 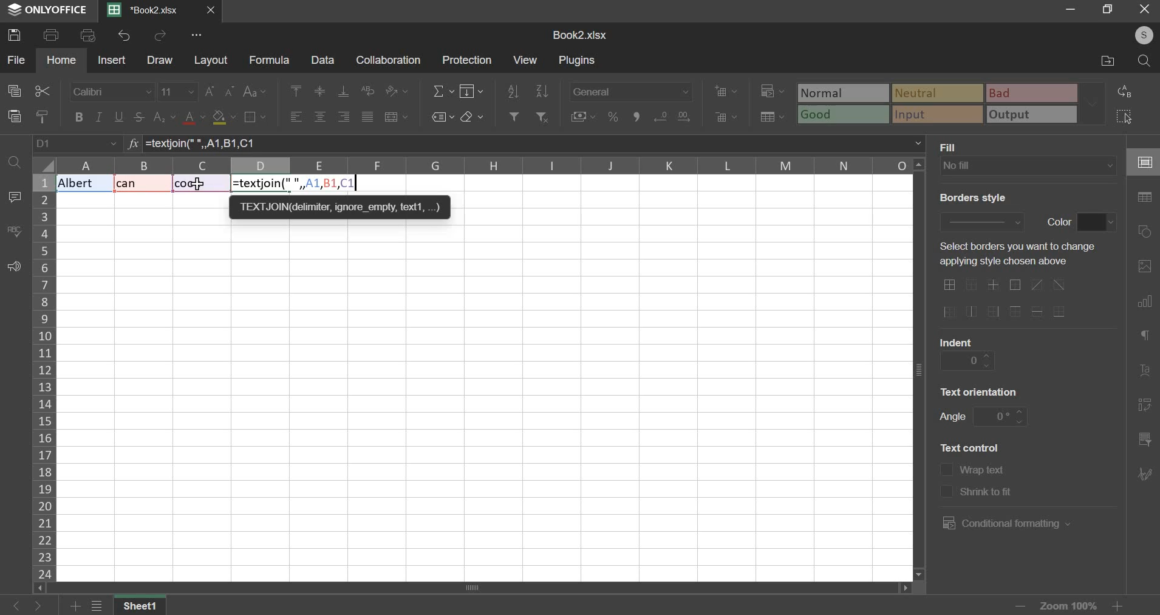 I want to click on protection, so click(x=469, y=60).